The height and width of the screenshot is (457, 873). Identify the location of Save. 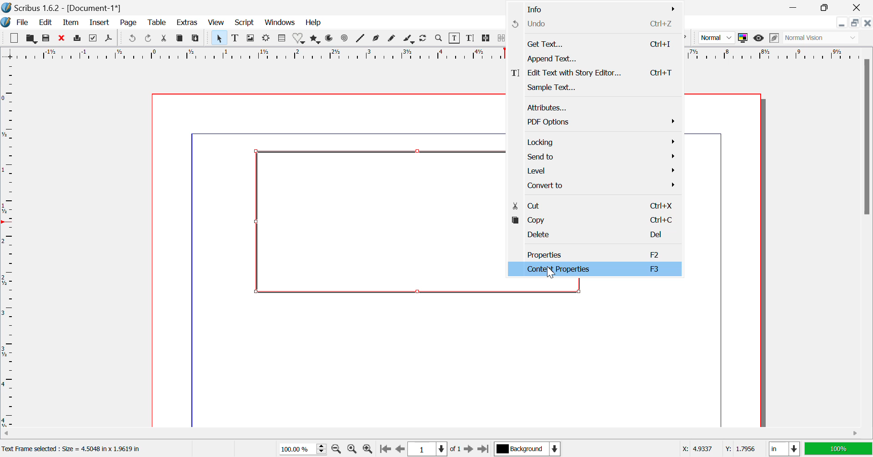
(45, 38).